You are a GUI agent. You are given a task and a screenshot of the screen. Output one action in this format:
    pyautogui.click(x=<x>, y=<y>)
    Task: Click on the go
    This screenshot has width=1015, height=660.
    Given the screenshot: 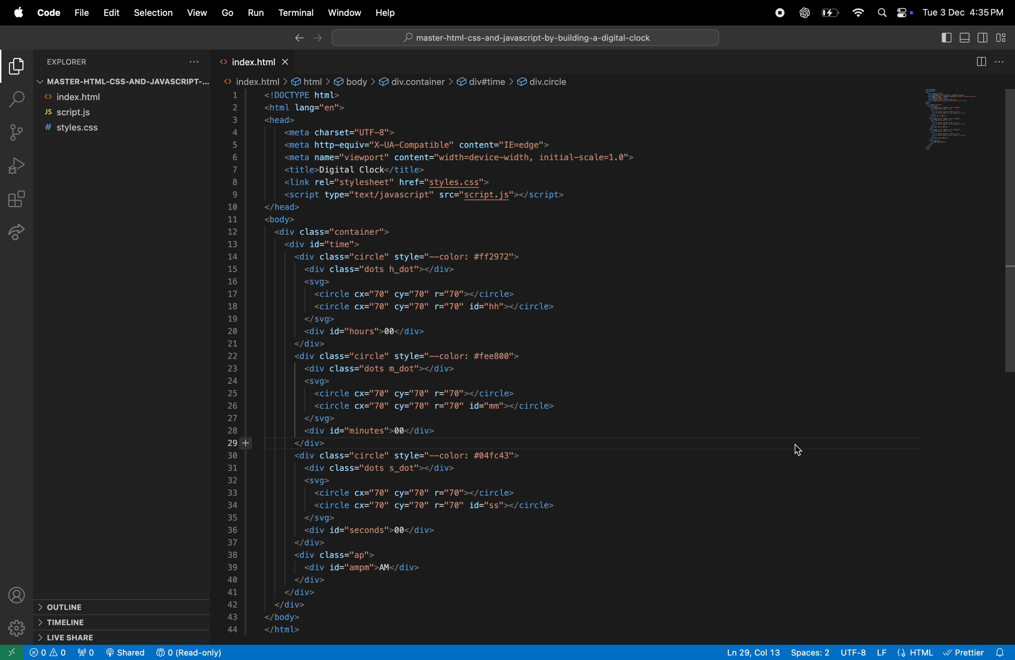 What is the action you would take?
    pyautogui.click(x=228, y=14)
    